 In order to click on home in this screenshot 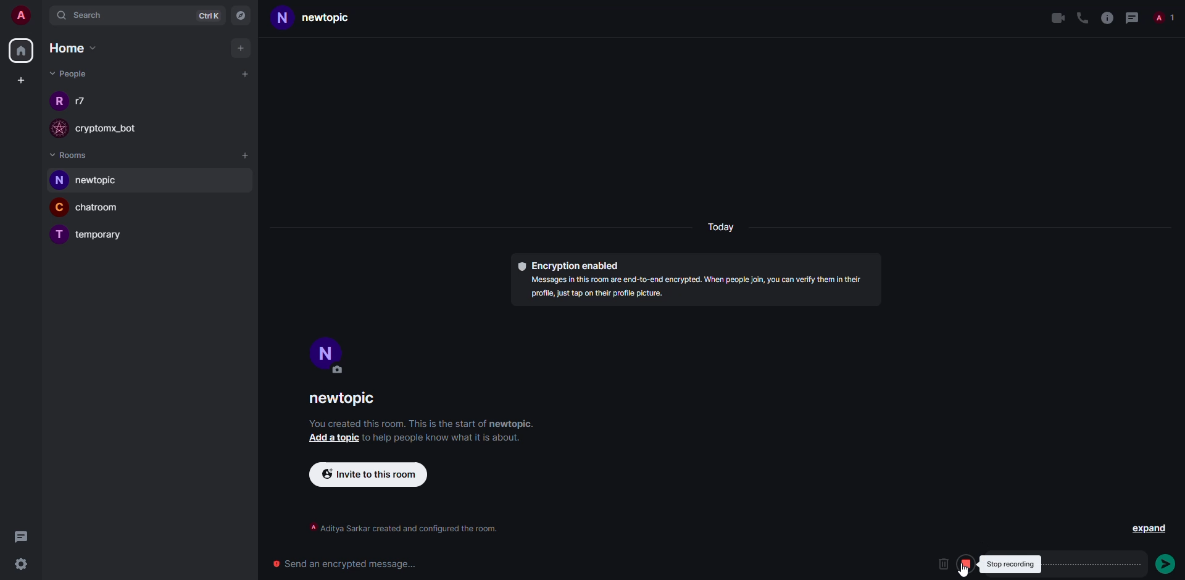, I will do `click(19, 52)`.